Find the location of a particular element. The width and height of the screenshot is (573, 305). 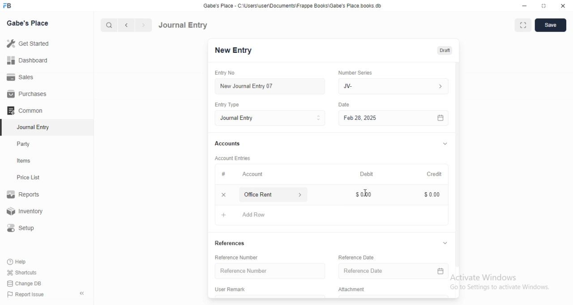

Entry Type is located at coordinates (228, 105).